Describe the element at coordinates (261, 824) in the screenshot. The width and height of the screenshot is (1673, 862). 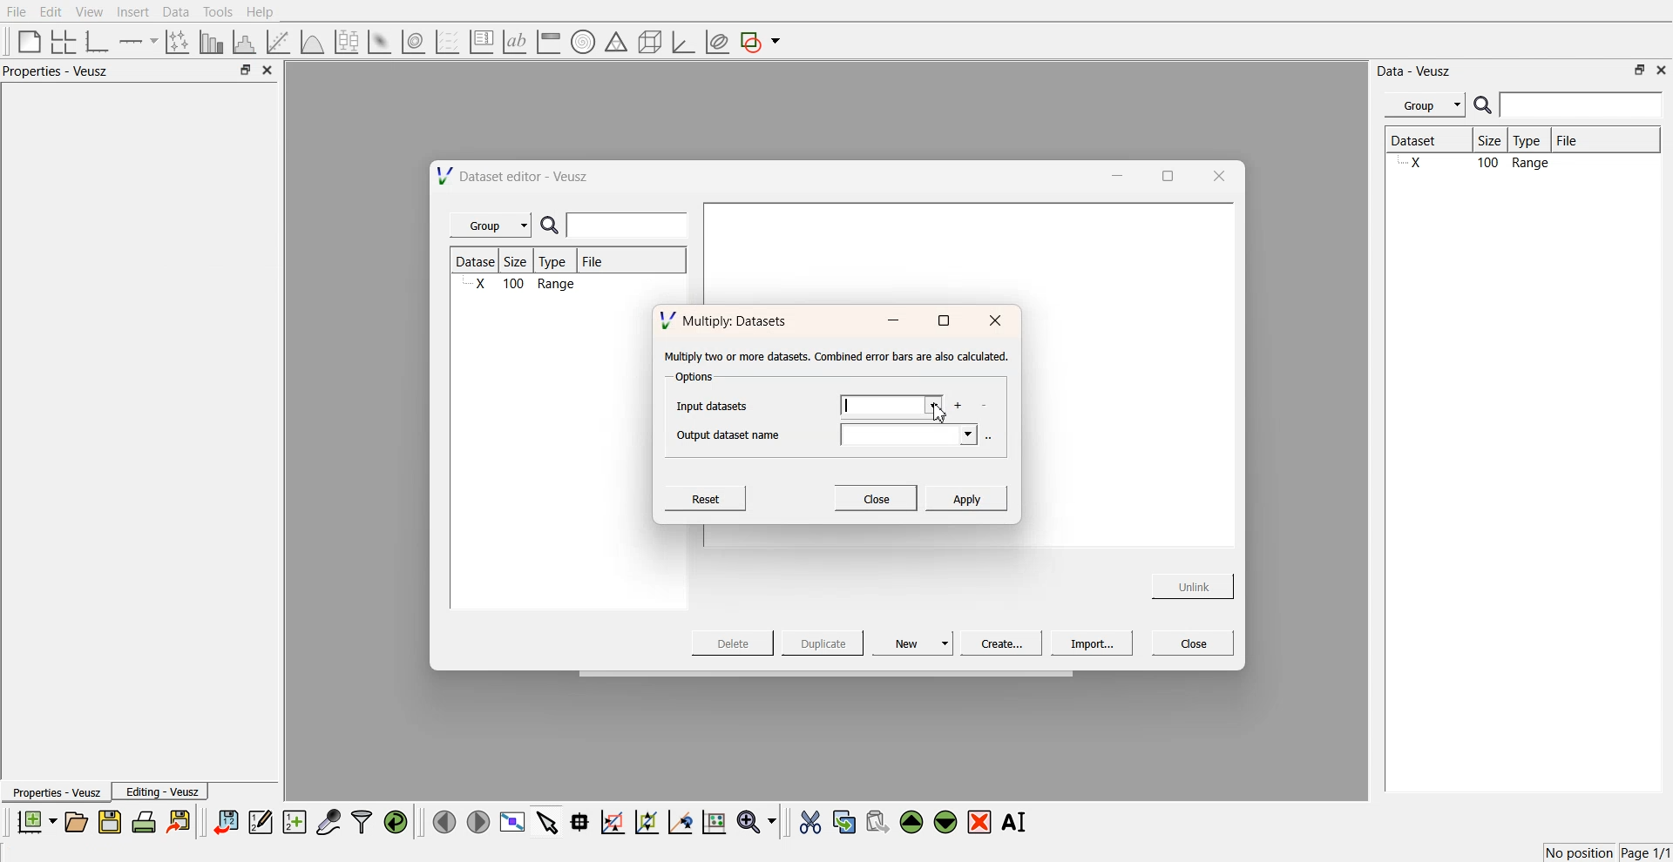
I see `edit and enter data points` at that location.